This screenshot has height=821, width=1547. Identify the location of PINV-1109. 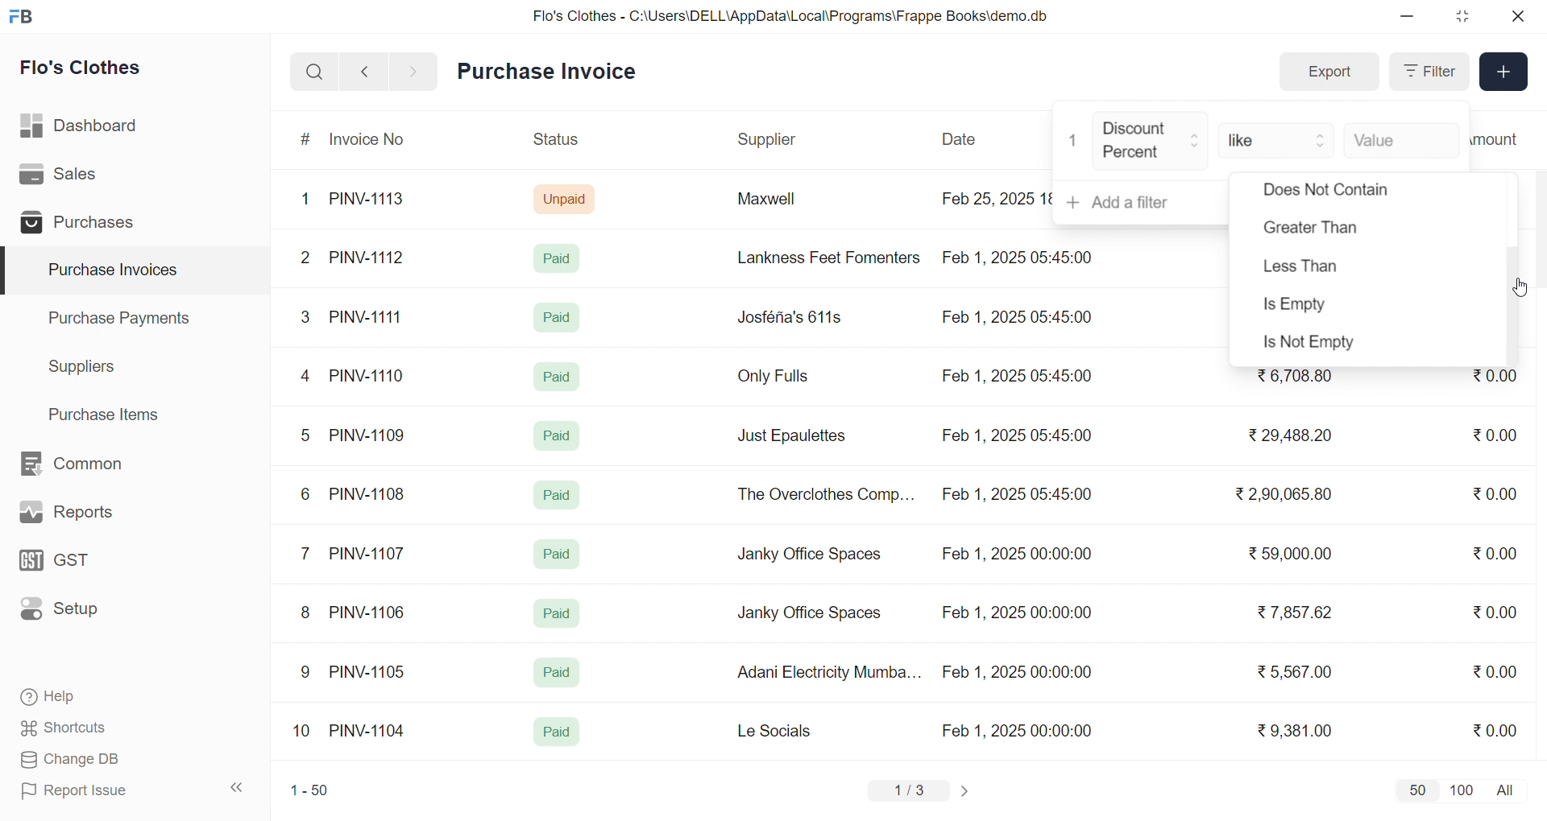
(369, 435).